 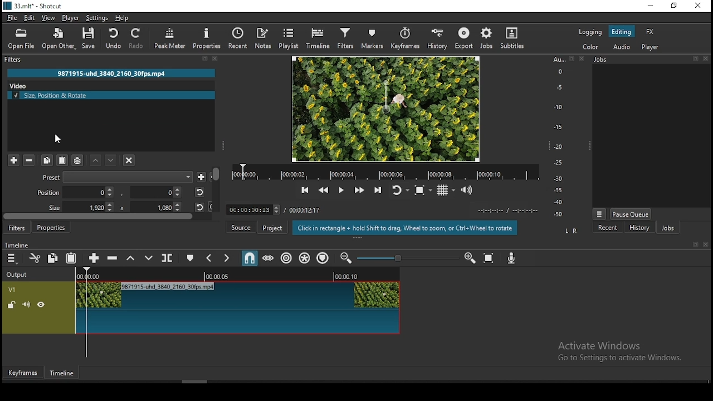 What do you see at coordinates (696, 244) in the screenshot?
I see `resize` at bounding box center [696, 244].